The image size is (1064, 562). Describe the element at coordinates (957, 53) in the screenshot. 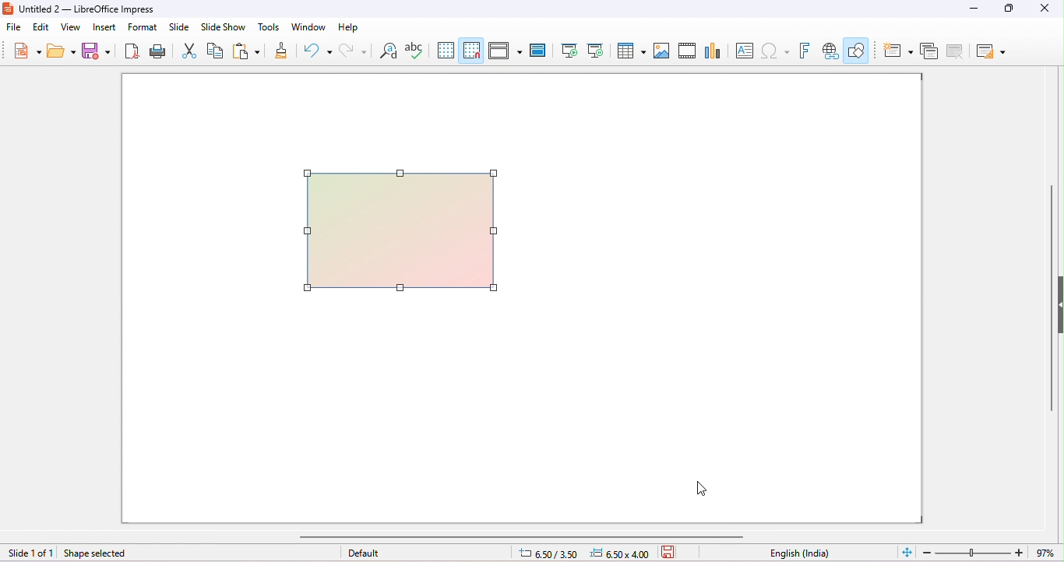

I see `delete slide` at that location.